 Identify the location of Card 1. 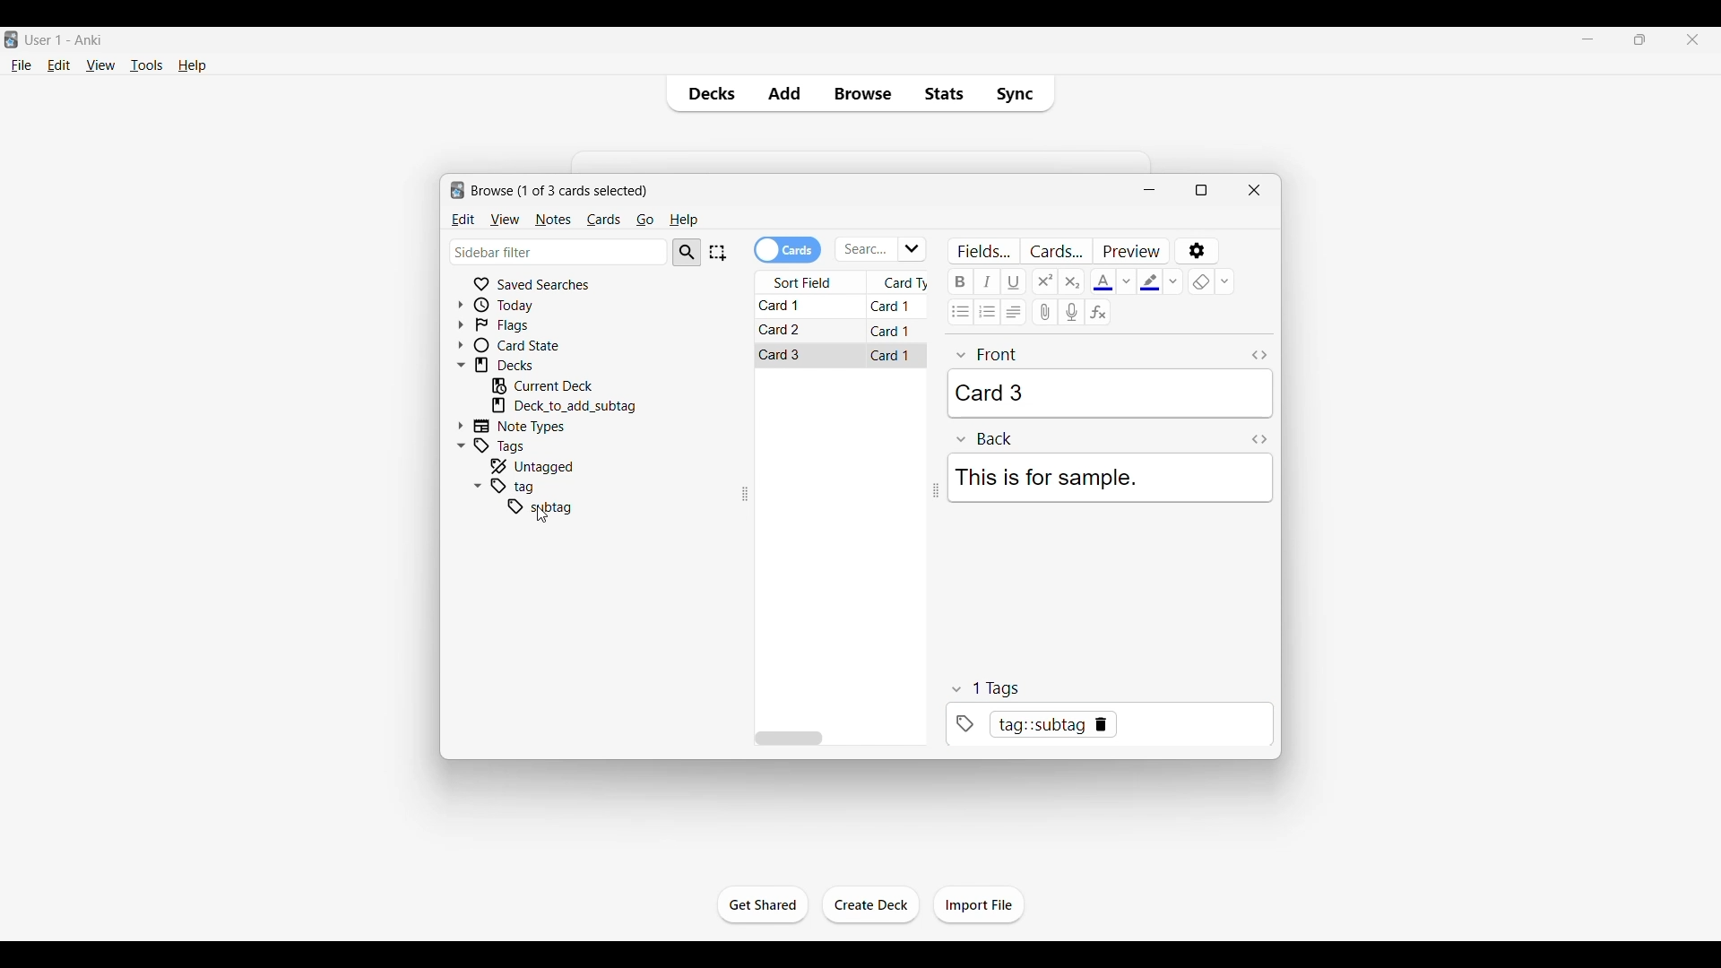
(892, 307).